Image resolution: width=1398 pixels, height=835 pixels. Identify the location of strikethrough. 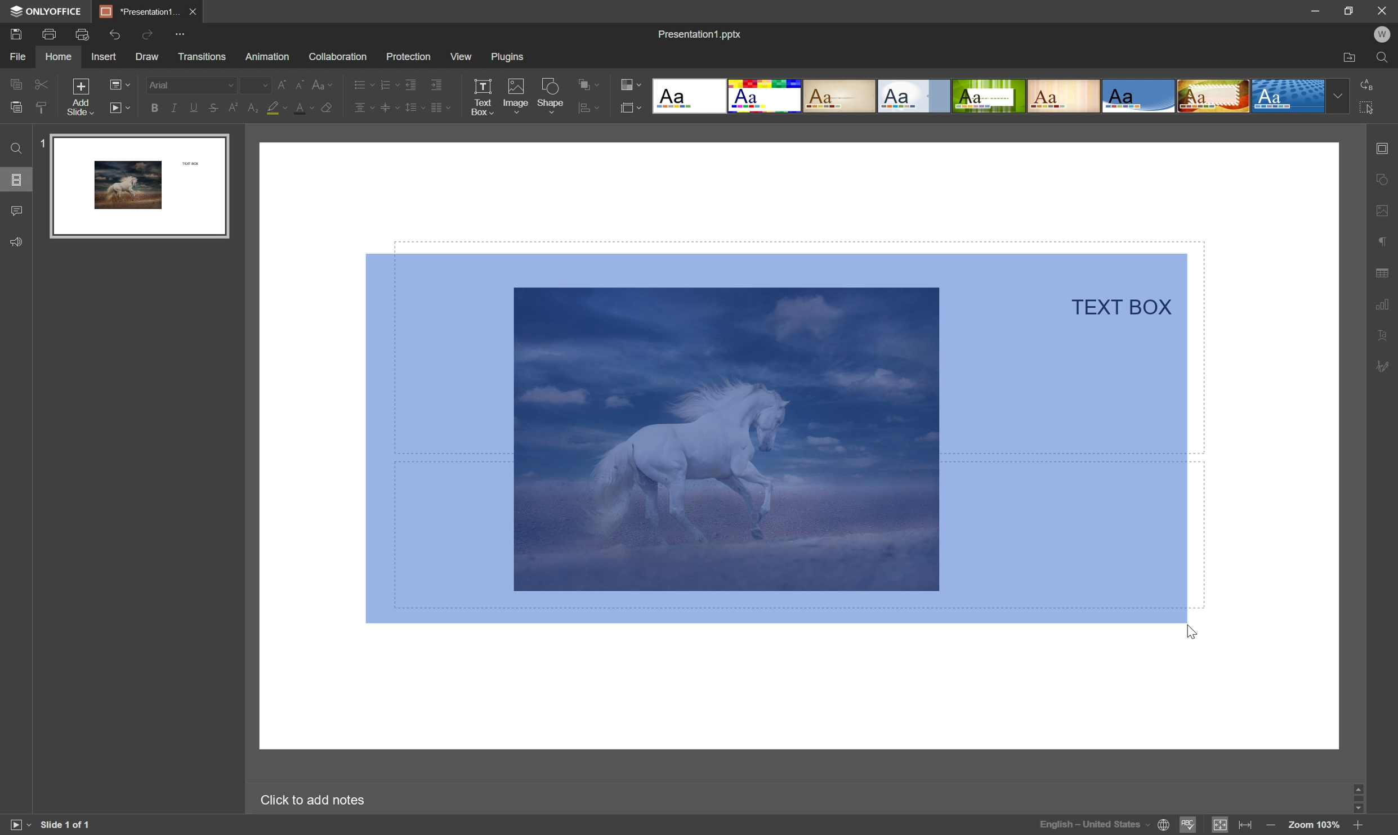
(214, 108).